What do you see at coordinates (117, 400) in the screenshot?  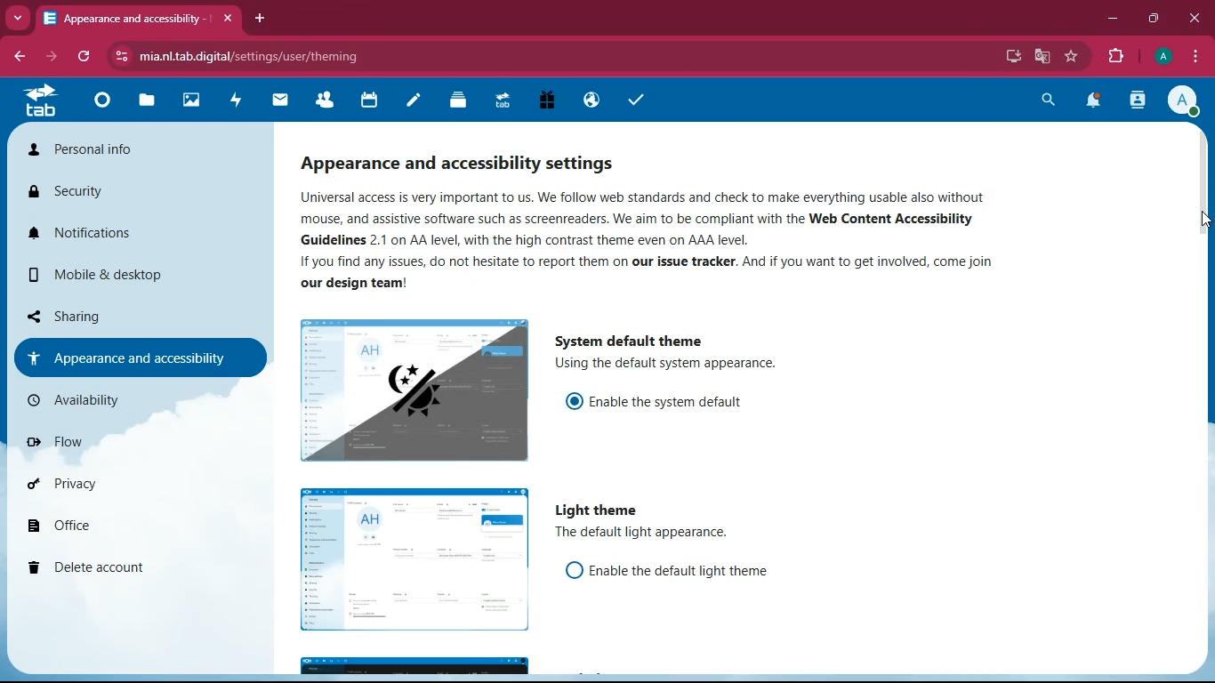 I see `availiability` at bounding box center [117, 400].